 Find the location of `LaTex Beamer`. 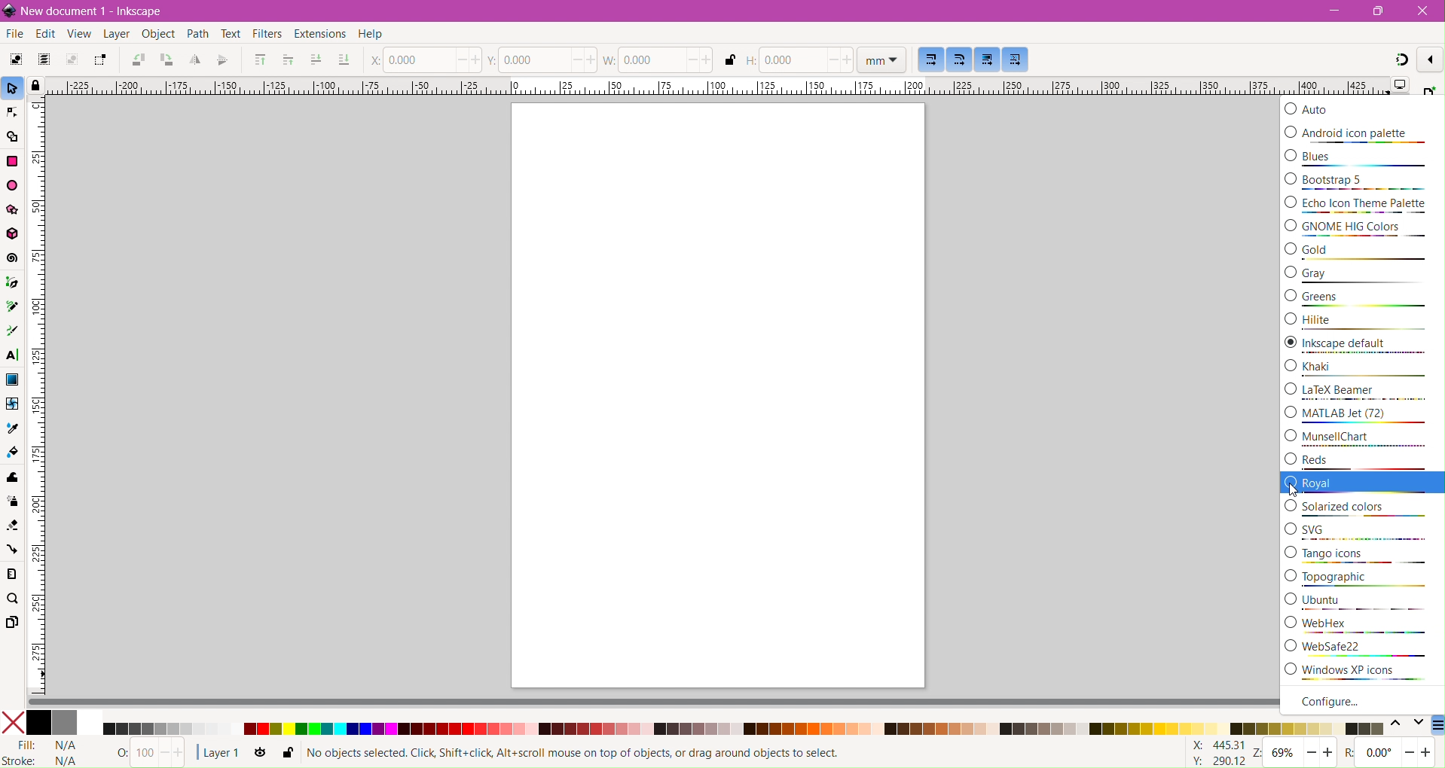

LaTex Beamer is located at coordinates (1363, 392).